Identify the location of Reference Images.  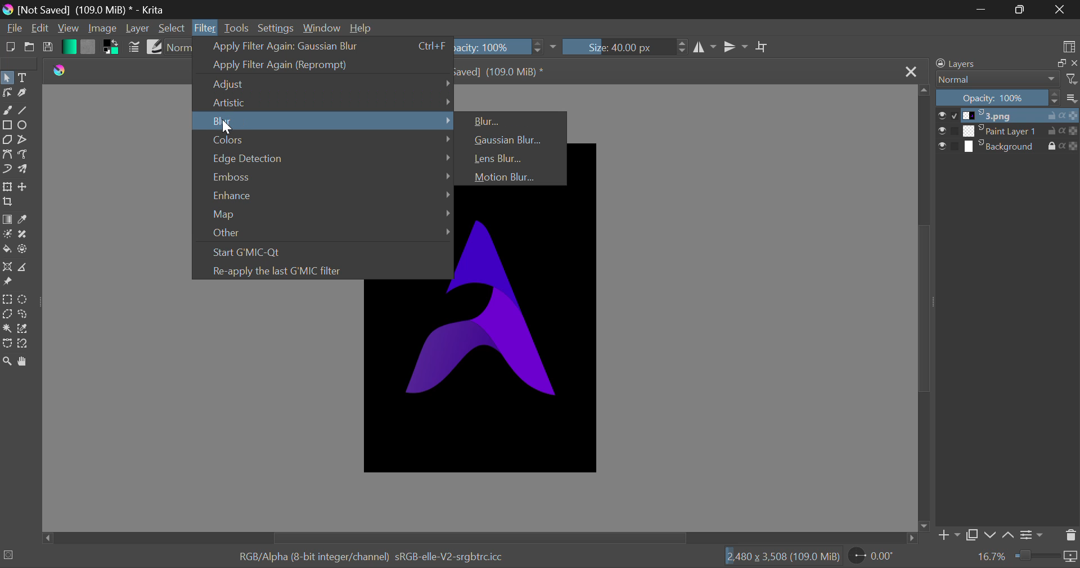
(7, 283).